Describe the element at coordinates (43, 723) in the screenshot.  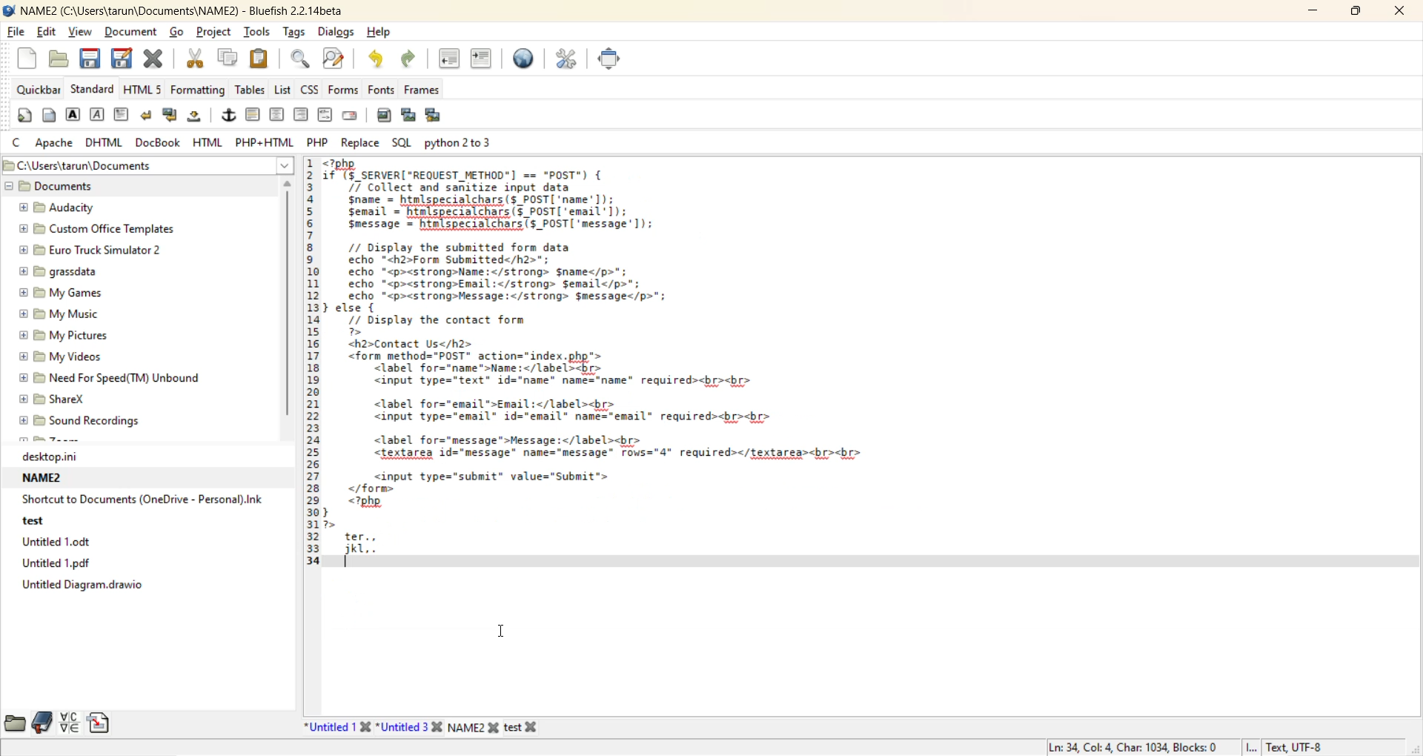
I see `bookmarks` at that location.